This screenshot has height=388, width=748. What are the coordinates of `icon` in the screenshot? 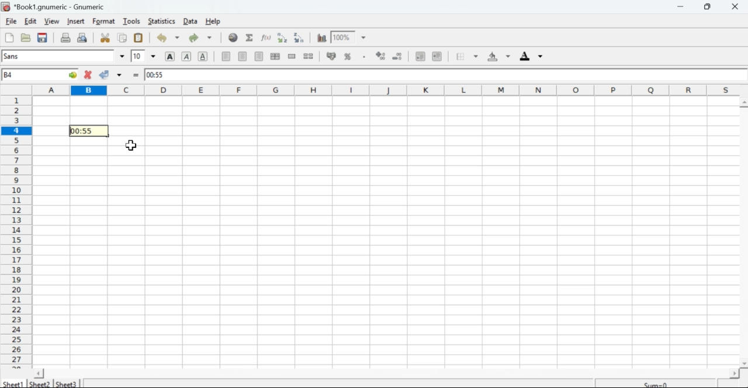 It's located at (330, 56).